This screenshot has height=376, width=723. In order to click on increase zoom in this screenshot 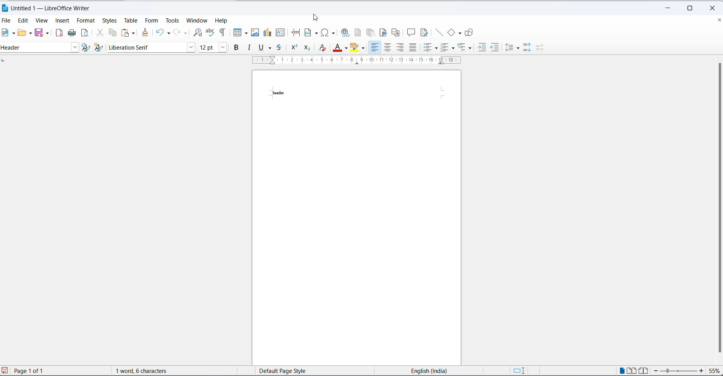, I will do `click(702, 371)`.